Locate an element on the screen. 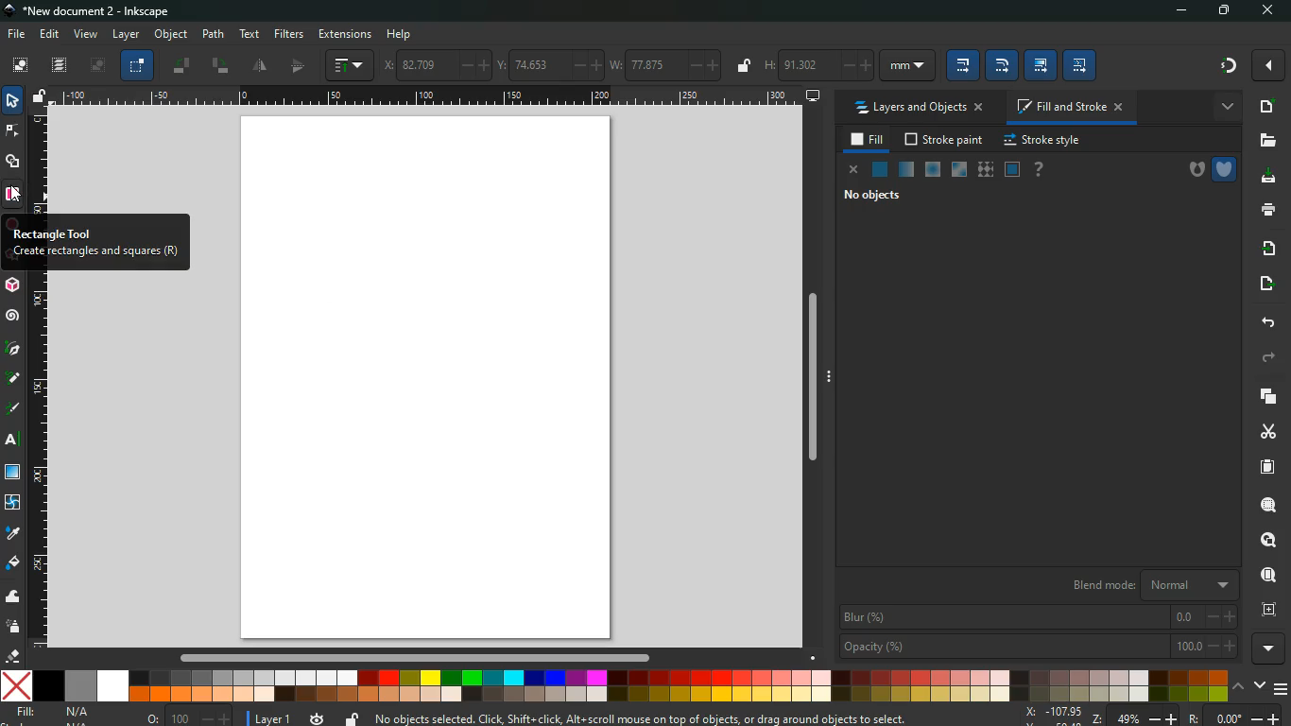 This screenshot has height=726, width=1291. layers and objects is located at coordinates (921, 109).